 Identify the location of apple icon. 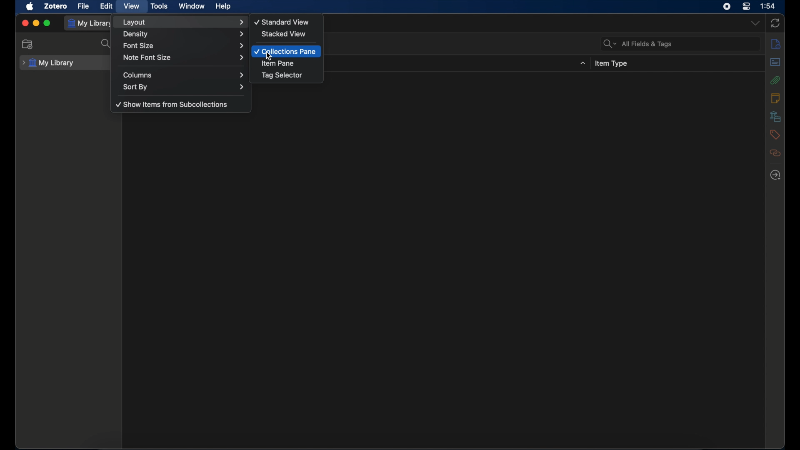
(30, 6).